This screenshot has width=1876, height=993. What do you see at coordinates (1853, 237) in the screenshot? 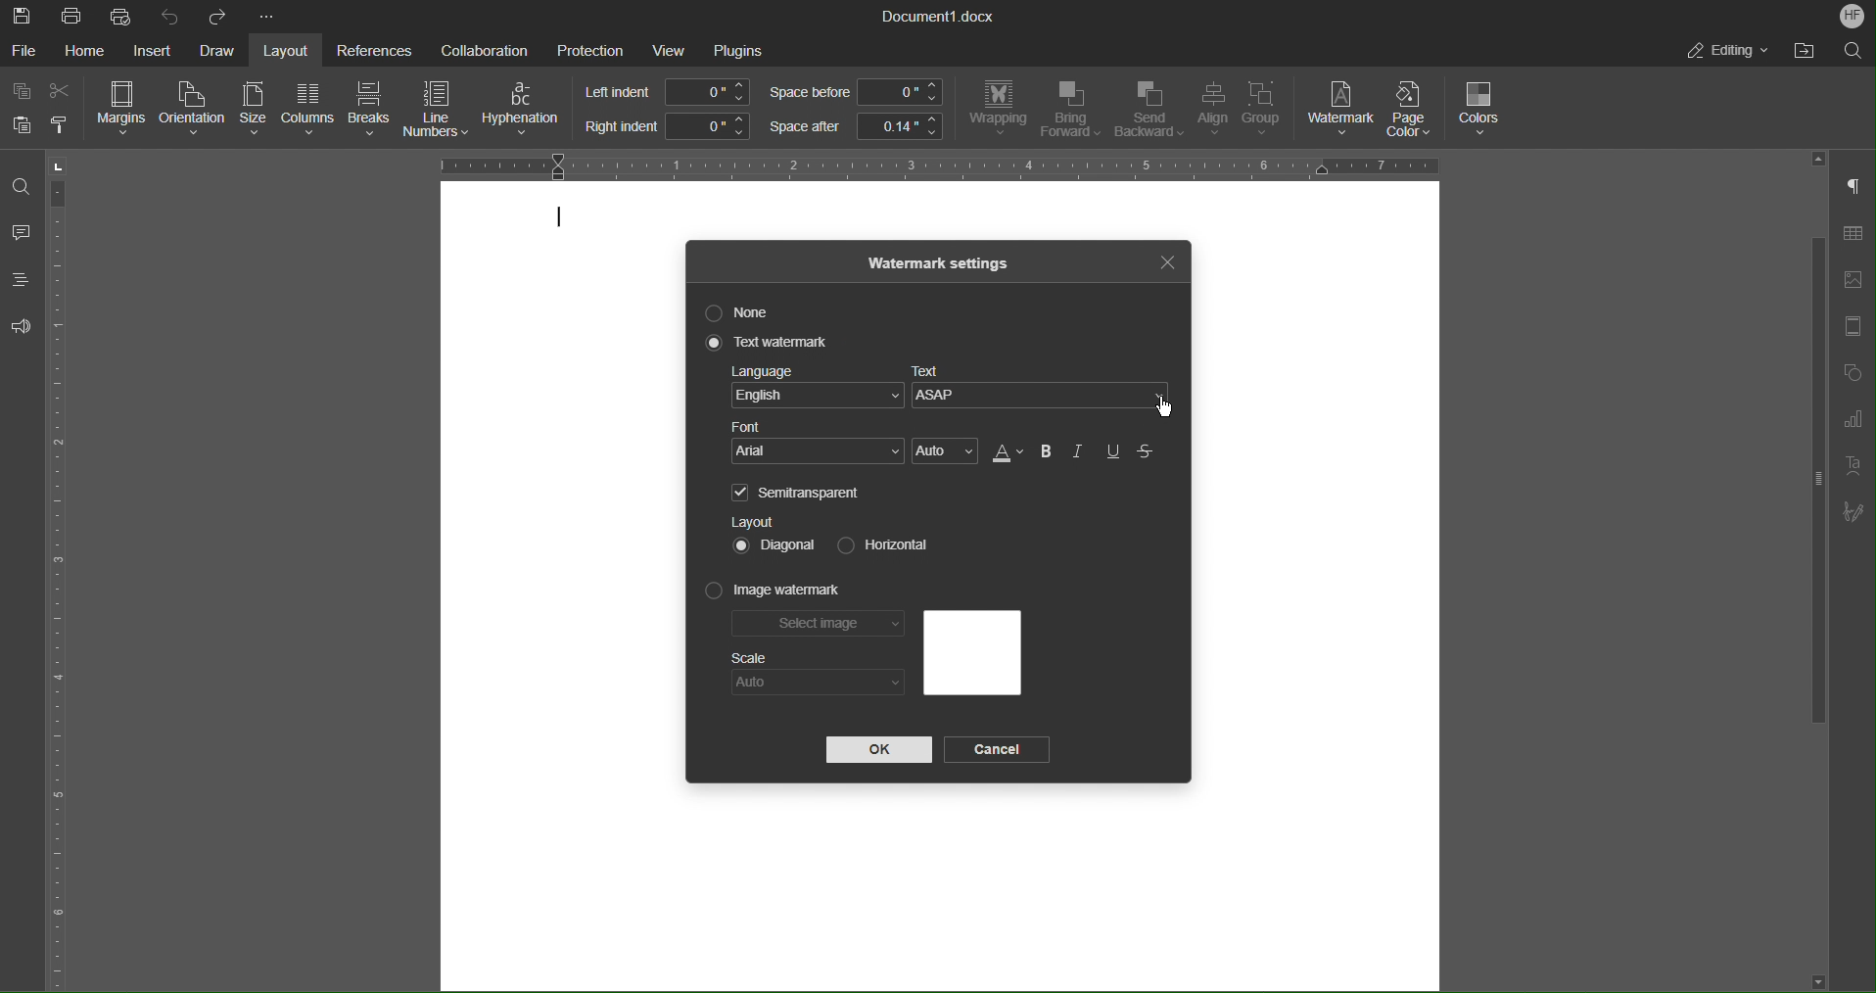
I see `Table` at bounding box center [1853, 237].